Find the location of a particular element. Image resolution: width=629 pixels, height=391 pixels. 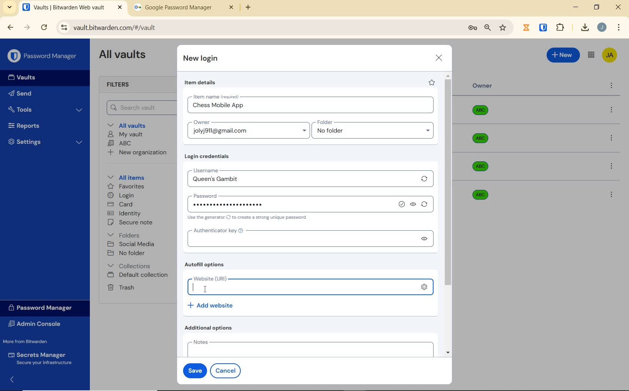

Use the generator O to create a strong unique password is located at coordinates (249, 218).